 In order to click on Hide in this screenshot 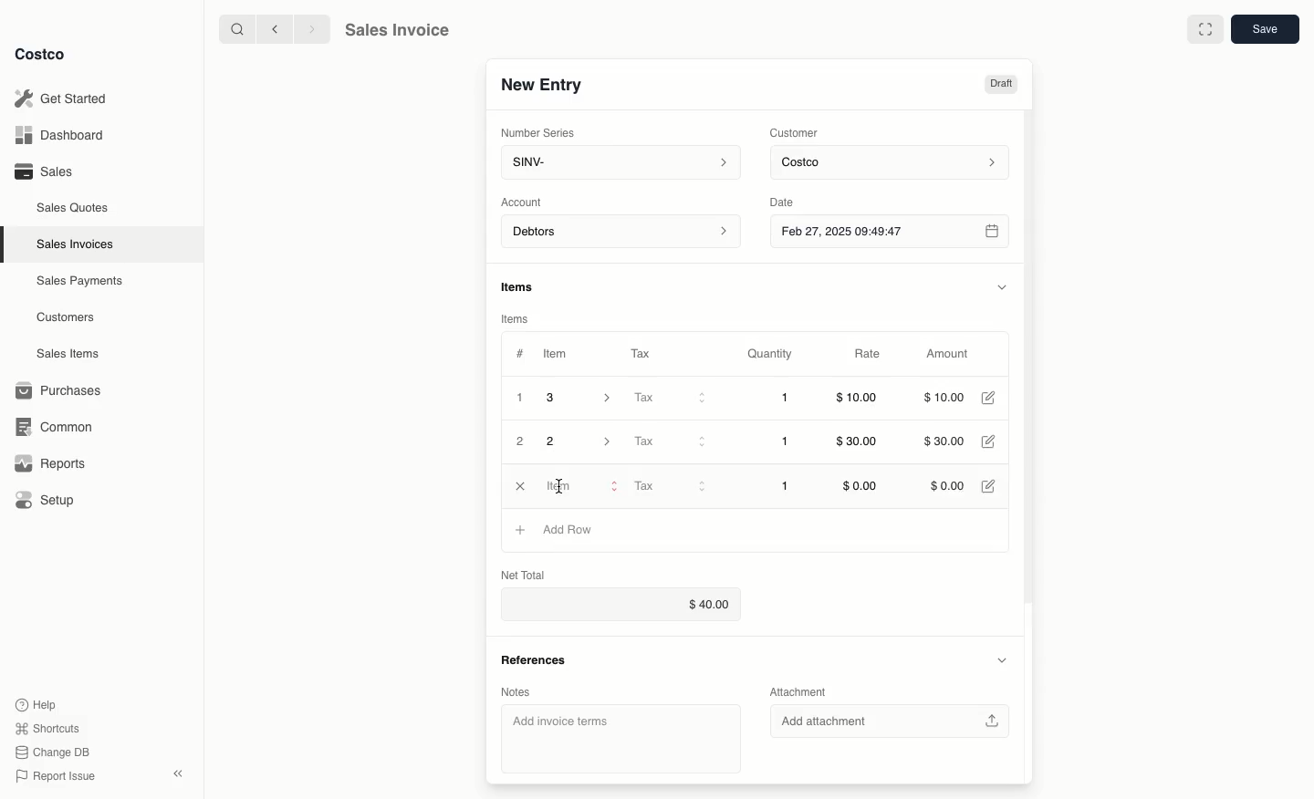, I will do `click(1002, 285)`.